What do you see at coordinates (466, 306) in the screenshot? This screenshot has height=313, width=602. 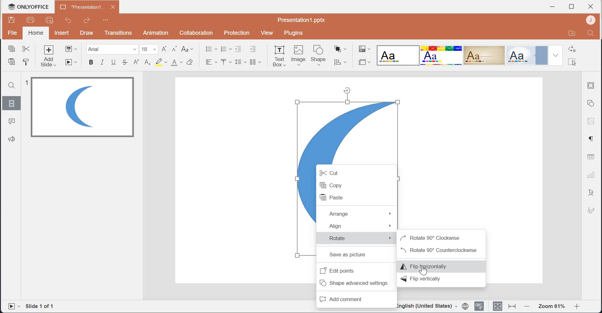 I see `Set document language` at bounding box center [466, 306].